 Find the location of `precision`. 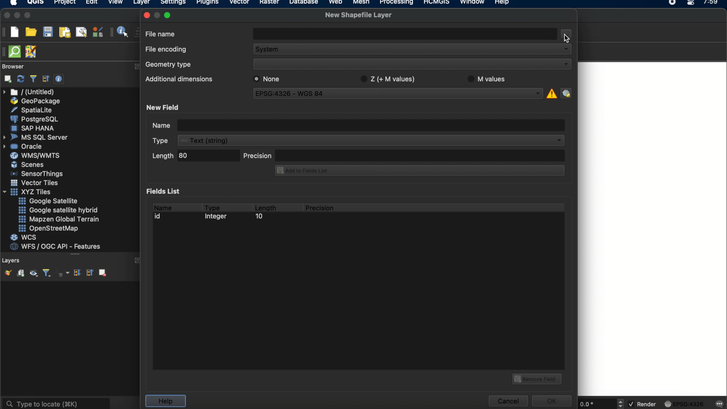

precision is located at coordinates (257, 155).